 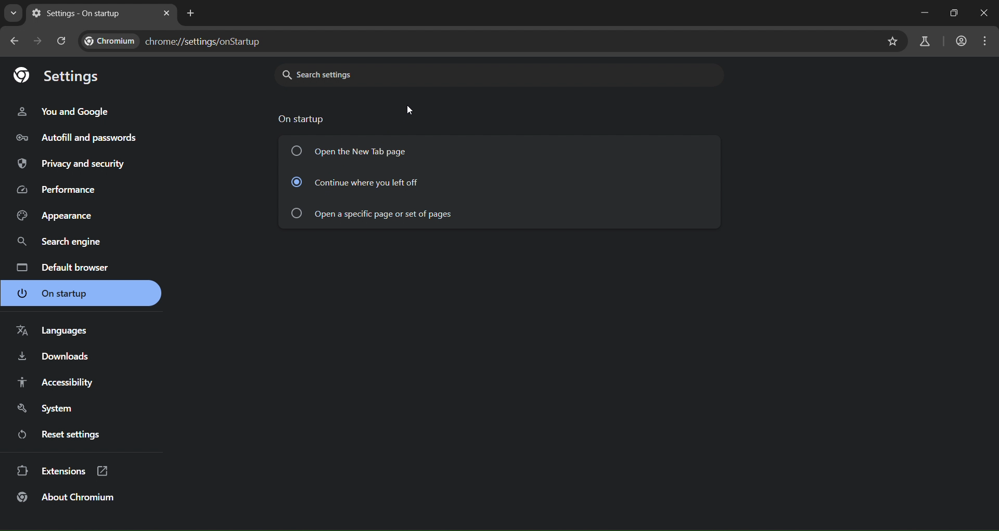 I want to click on reset settings, so click(x=59, y=436).